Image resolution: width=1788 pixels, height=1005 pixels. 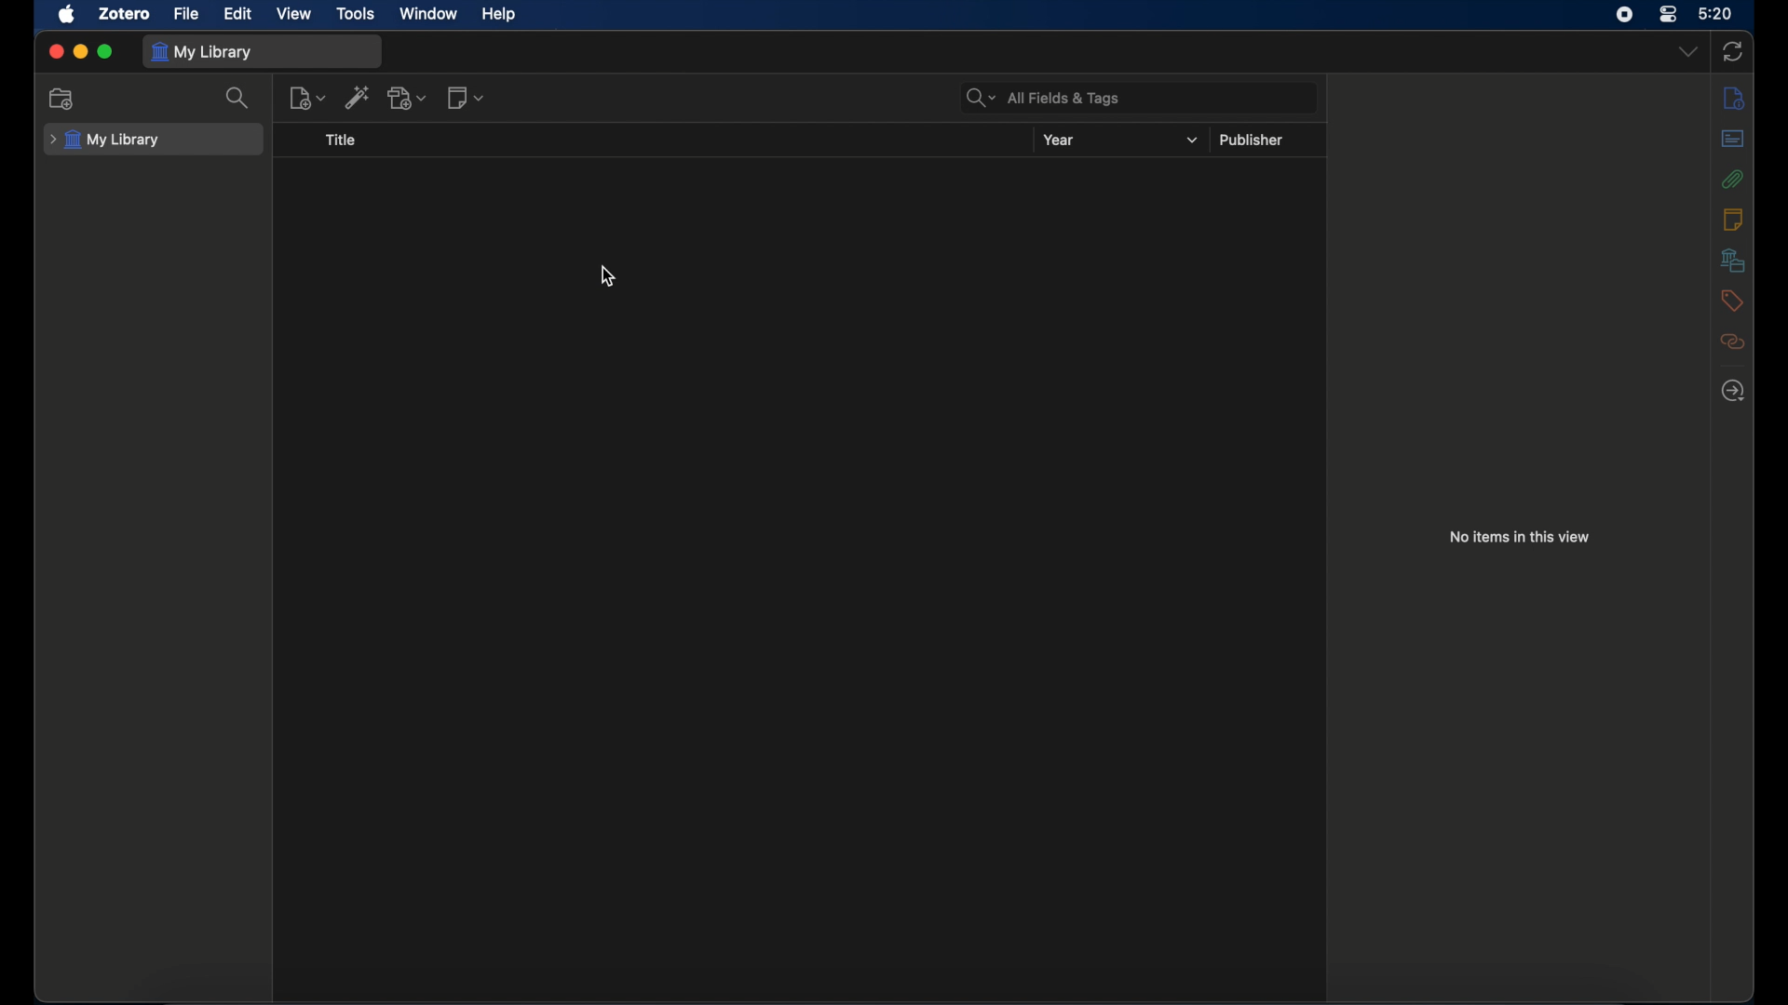 What do you see at coordinates (1624, 14) in the screenshot?
I see `screen recorder` at bounding box center [1624, 14].